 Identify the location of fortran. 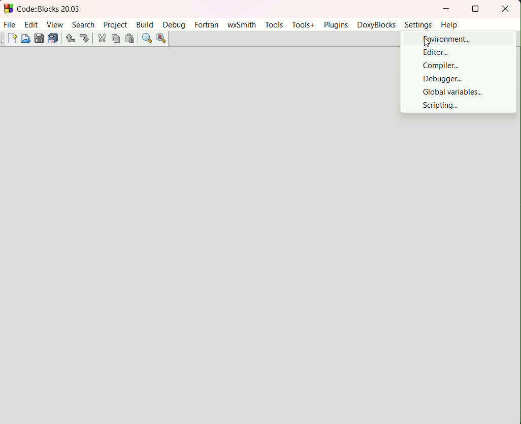
(206, 24).